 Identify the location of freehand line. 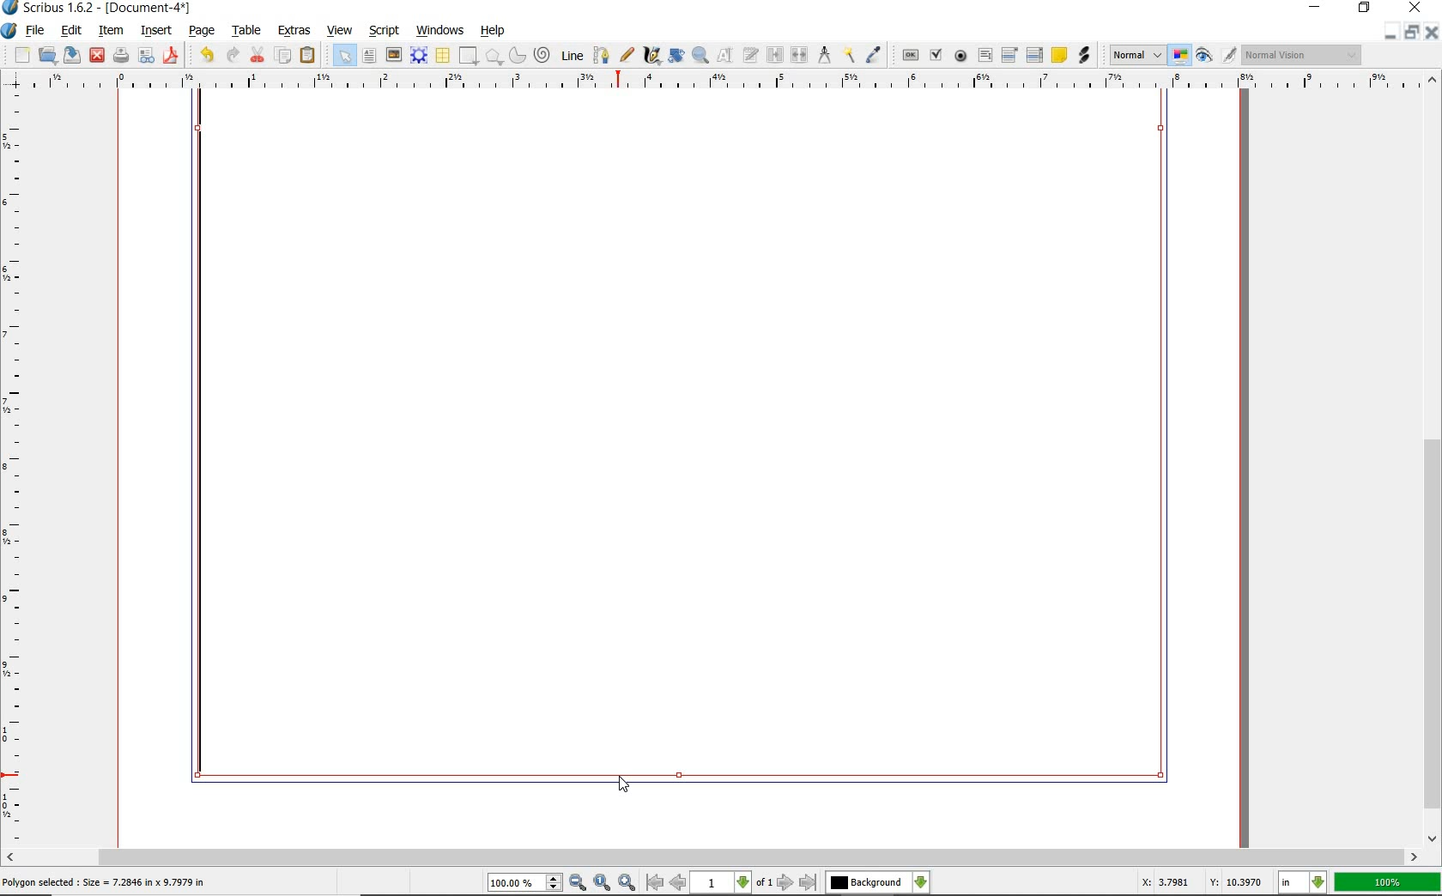
(628, 56).